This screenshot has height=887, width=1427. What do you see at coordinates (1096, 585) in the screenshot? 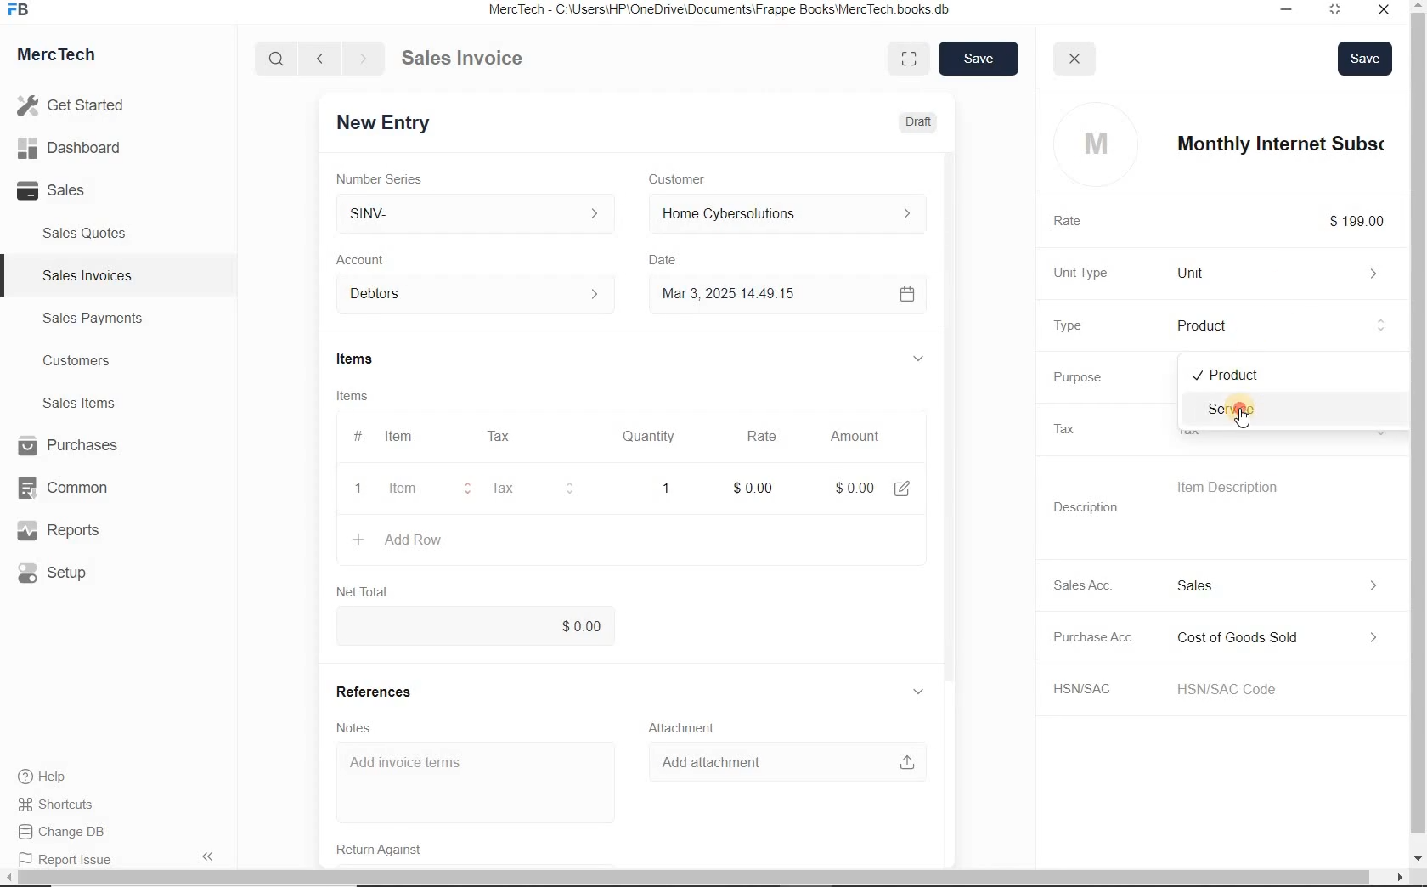
I see `Sales Acc.` at bounding box center [1096, 585].